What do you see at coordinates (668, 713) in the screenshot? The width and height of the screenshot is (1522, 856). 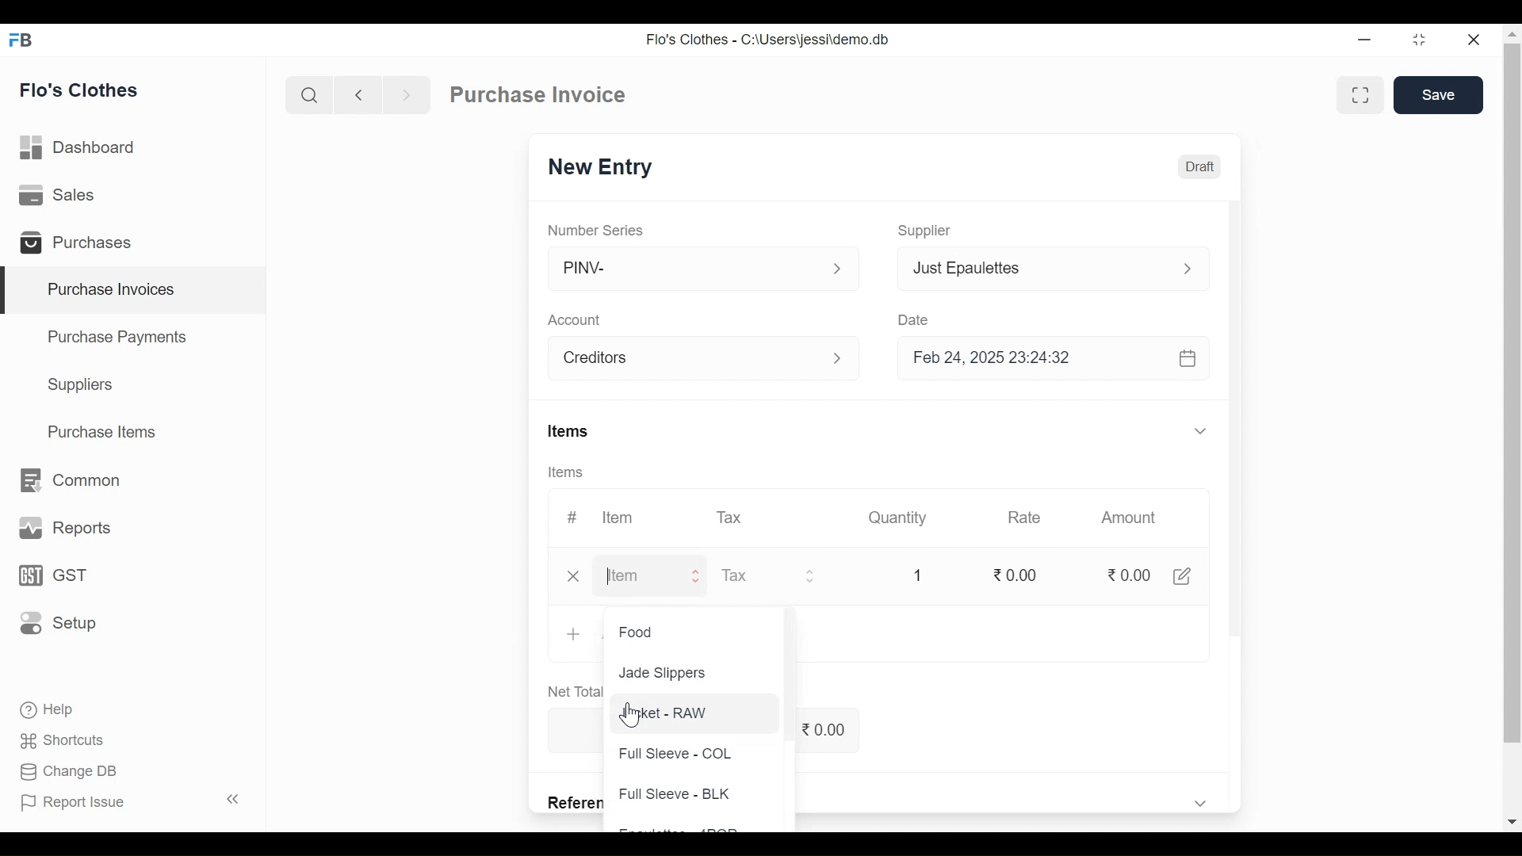 I see `Jacket - RAW` at bounding box center [668, 713].